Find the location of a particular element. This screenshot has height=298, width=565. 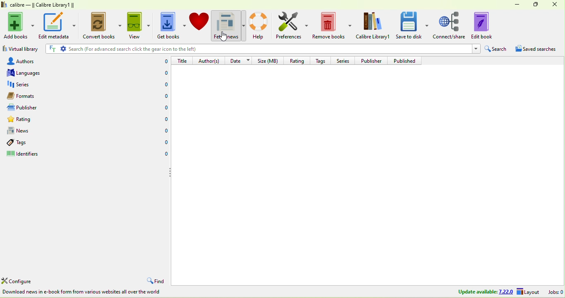

search {for advanced search click the gear icon to the left] is located at coordinates (256, 48).